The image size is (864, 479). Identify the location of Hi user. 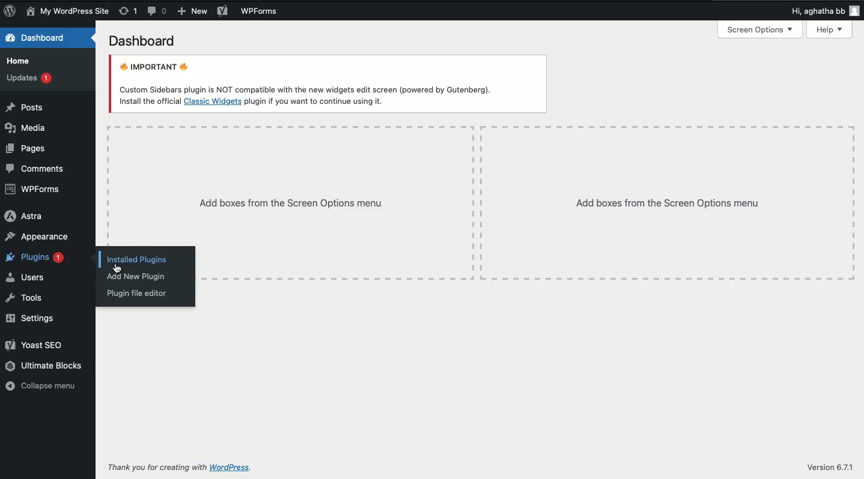
(824, 12).